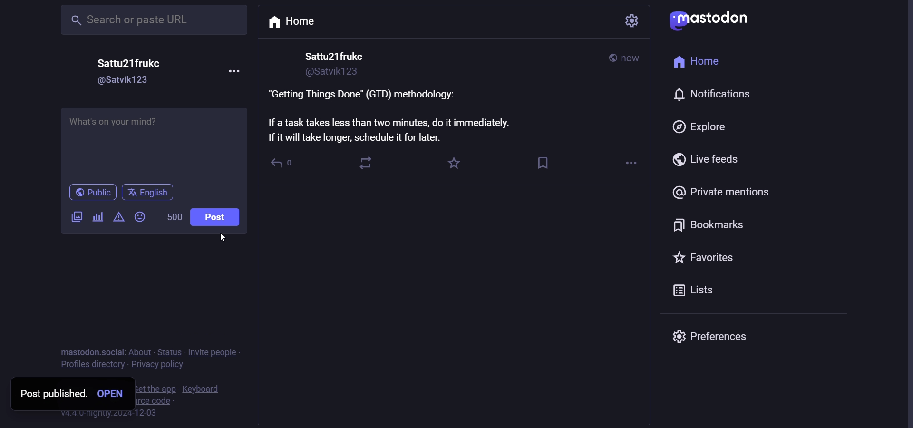 This screenshot has width=913, height=428. I want to click on setting, so click(632, 19).